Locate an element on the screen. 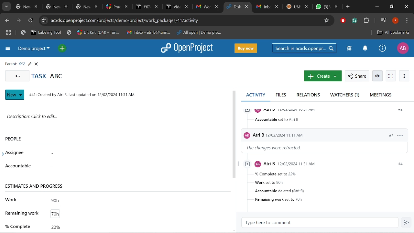  Space for writting description is located at coordinates (118, 118).